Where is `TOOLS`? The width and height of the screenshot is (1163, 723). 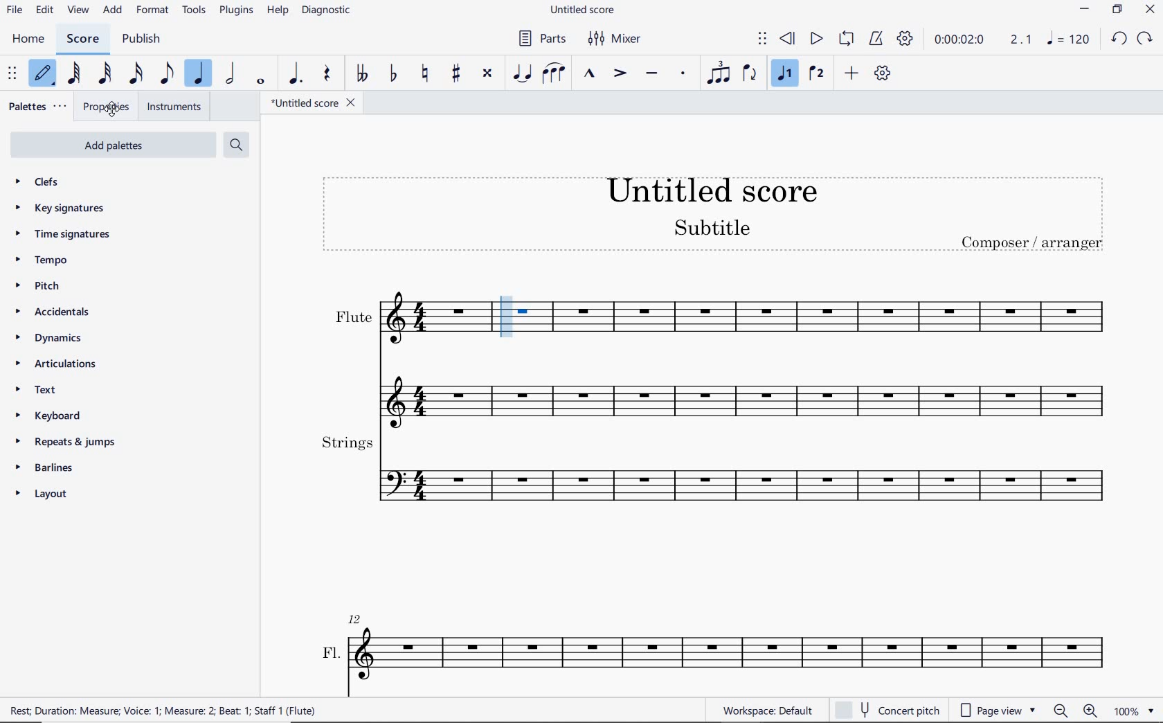
TOOLS is located at coordinates (195, 11).